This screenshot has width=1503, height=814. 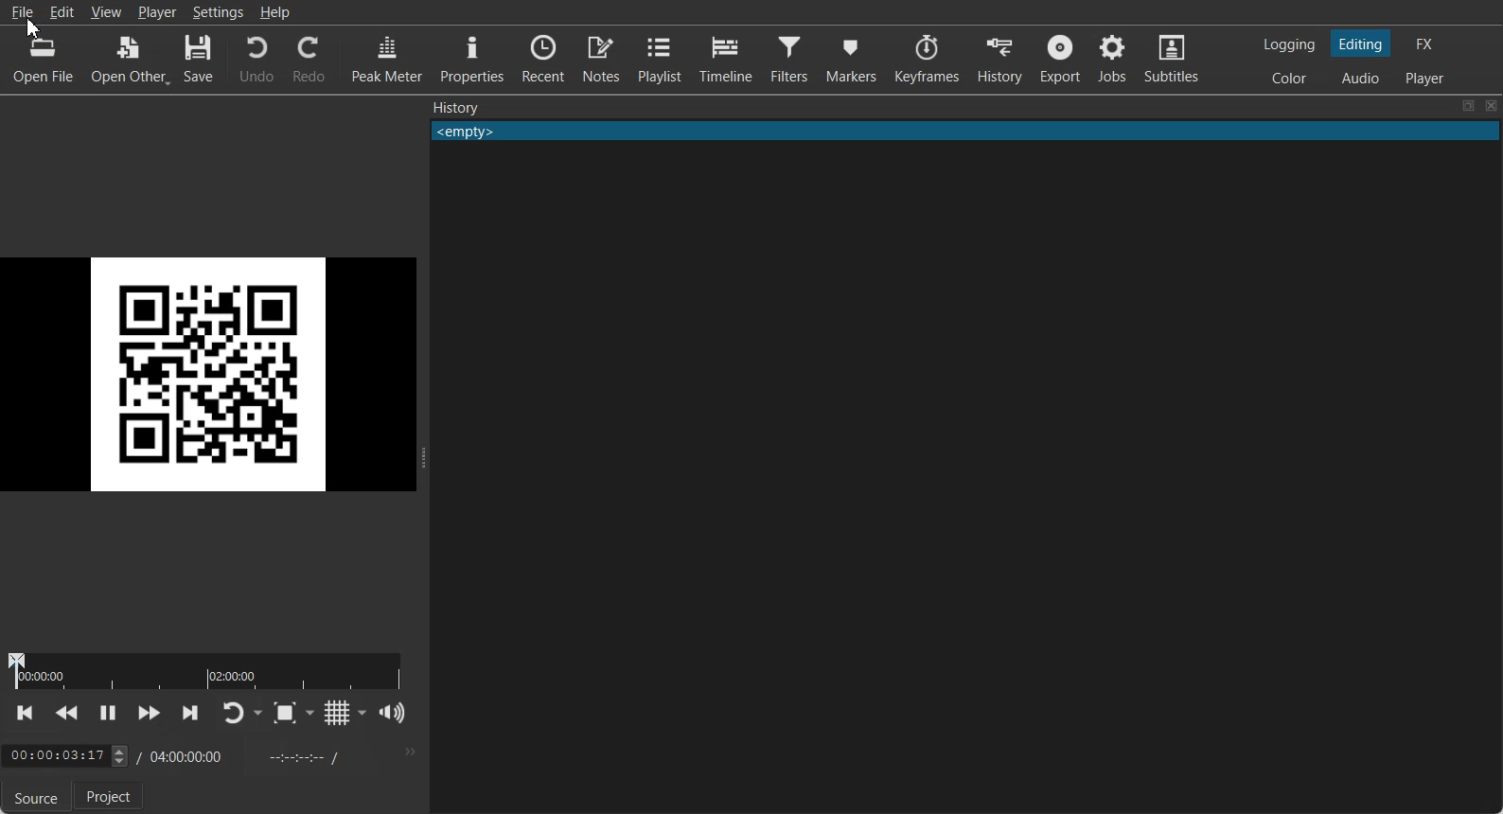 What do you see at coordinates (22, 13) in the screenshot?
I see `File` at bounding box center [22, 13].